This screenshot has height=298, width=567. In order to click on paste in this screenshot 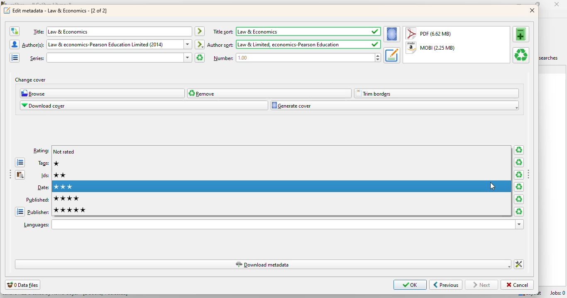, I will do `click(20, 175)`.